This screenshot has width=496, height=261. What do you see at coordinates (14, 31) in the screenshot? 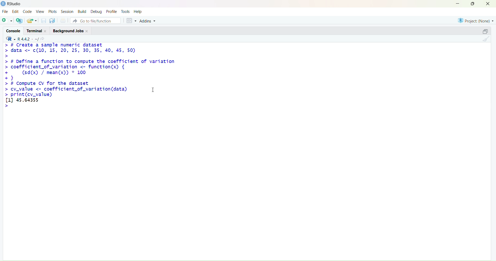
I see `console` at bounding box center [14, 31].